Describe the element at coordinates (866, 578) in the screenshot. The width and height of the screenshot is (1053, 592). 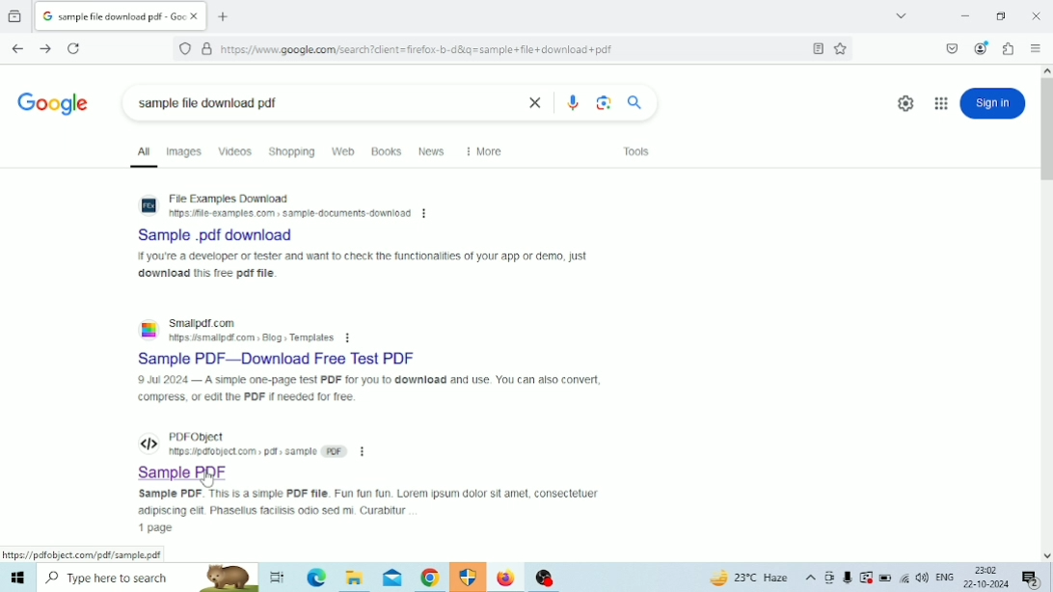
I see `Warning` at that location.